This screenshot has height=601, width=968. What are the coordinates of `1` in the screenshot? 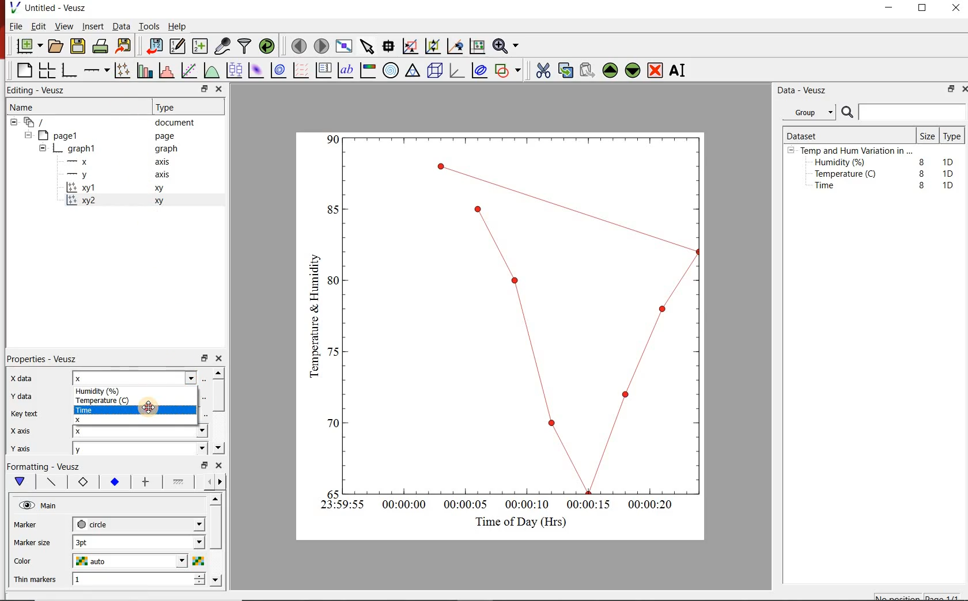 It's located at (111, 580).